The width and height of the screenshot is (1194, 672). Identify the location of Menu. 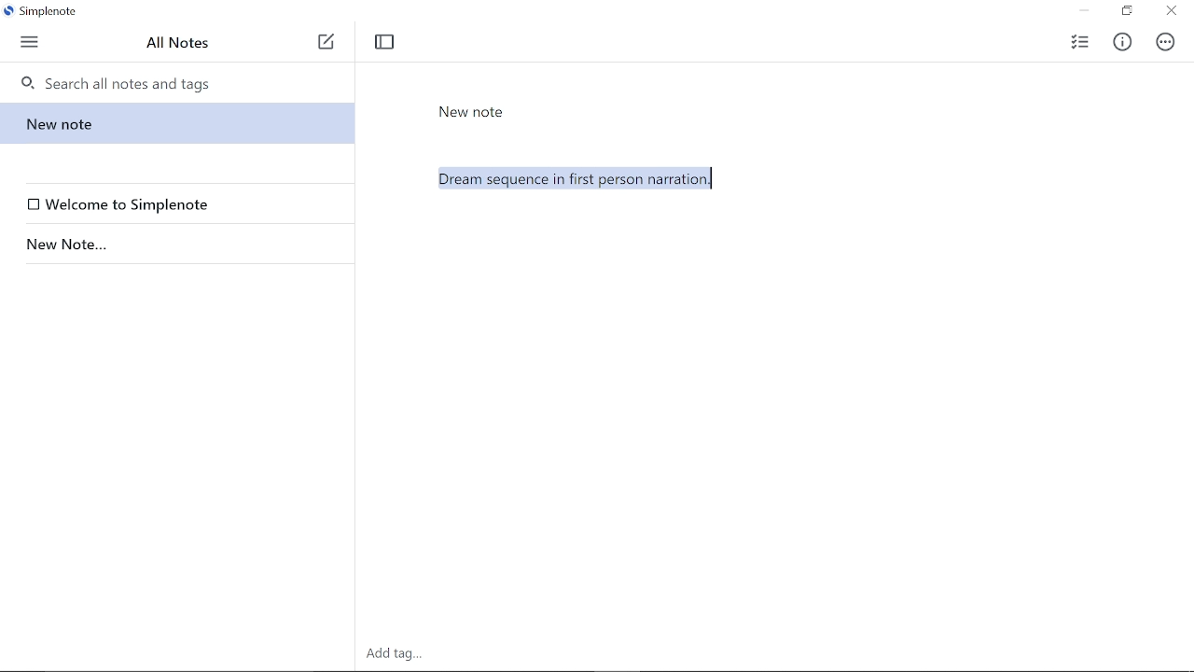
(31, 40).